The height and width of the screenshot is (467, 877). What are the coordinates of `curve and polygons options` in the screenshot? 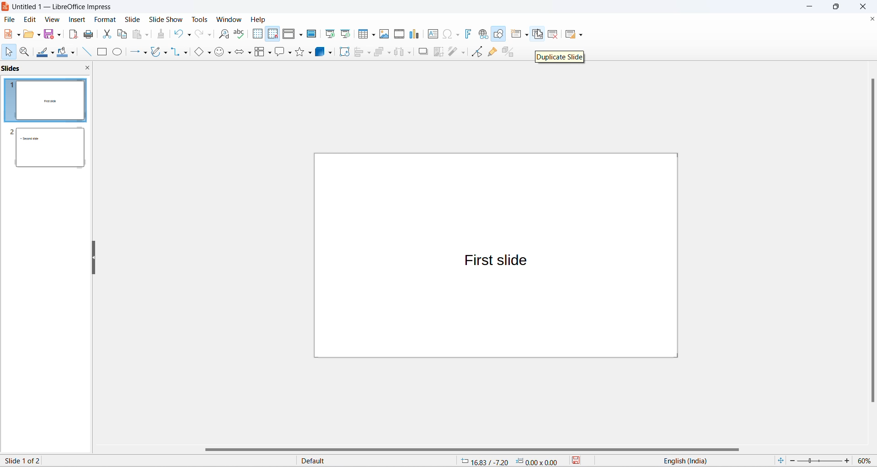 It's located at (165, 53).